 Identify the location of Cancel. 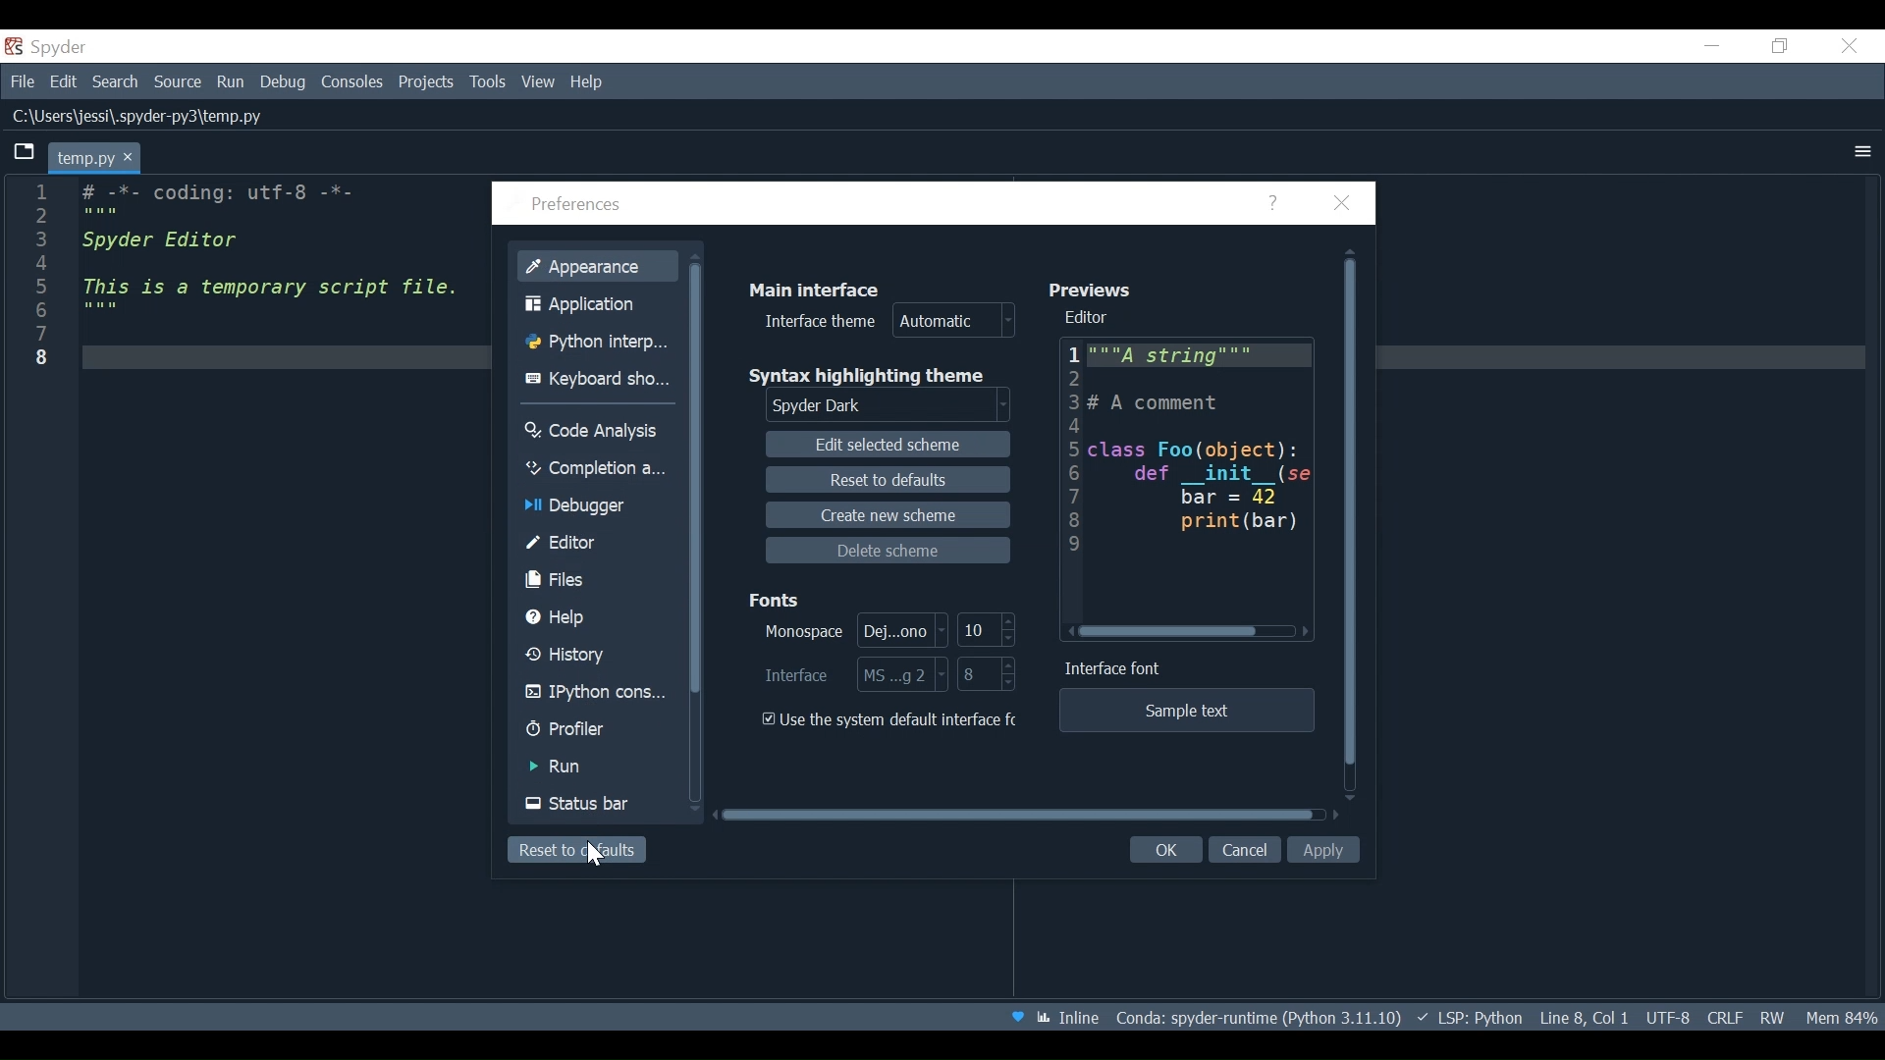
(1244, 850).